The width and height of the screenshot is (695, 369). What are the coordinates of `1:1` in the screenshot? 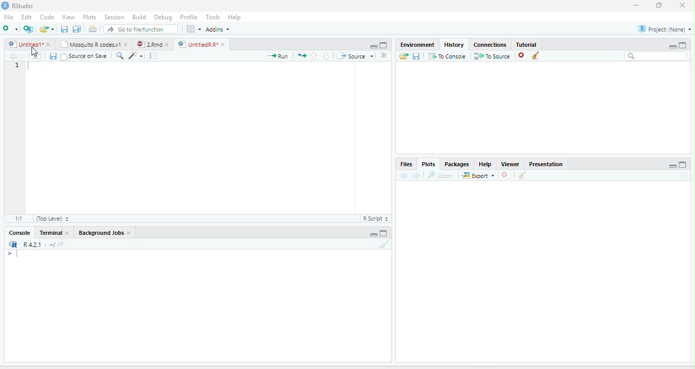 It's located at (18, 219).